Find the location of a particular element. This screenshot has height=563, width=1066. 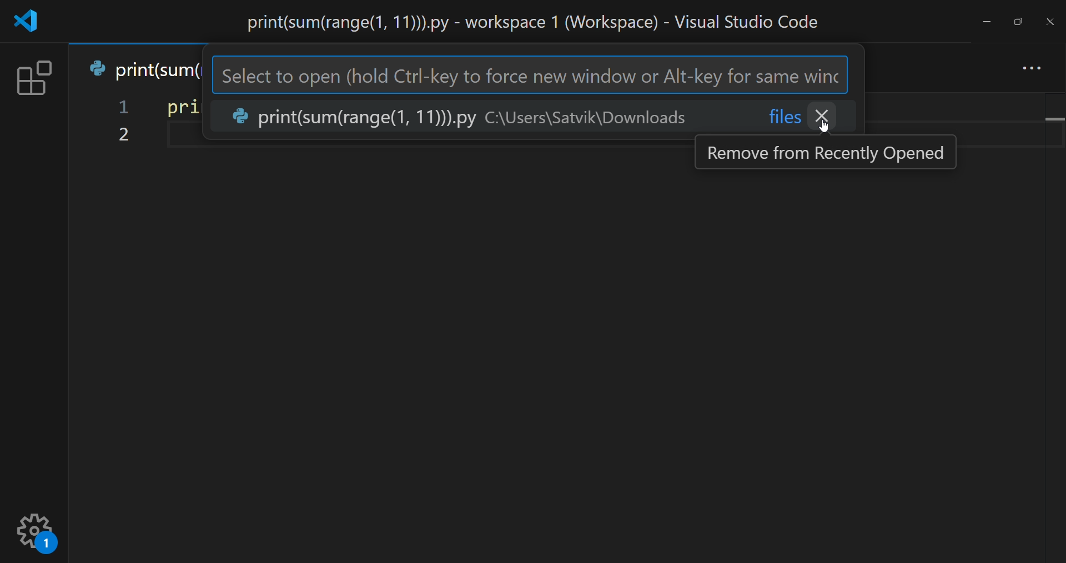

extension is located at coordinates (34, 77).